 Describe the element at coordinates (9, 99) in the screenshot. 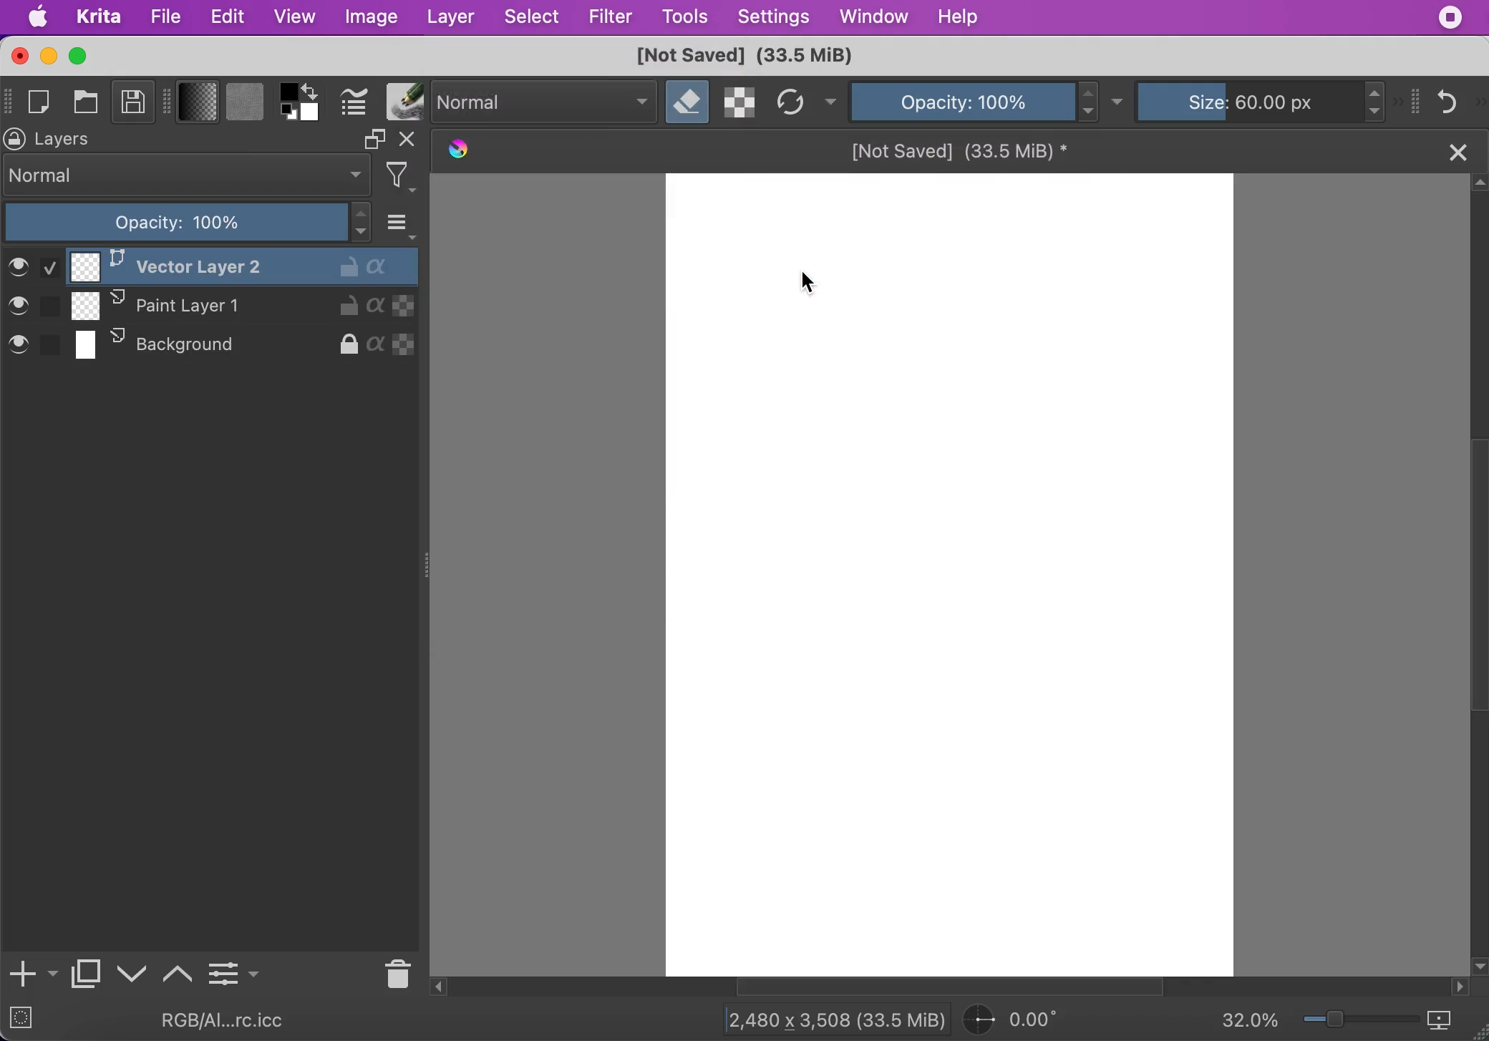

I see `show/hide ` at that location.